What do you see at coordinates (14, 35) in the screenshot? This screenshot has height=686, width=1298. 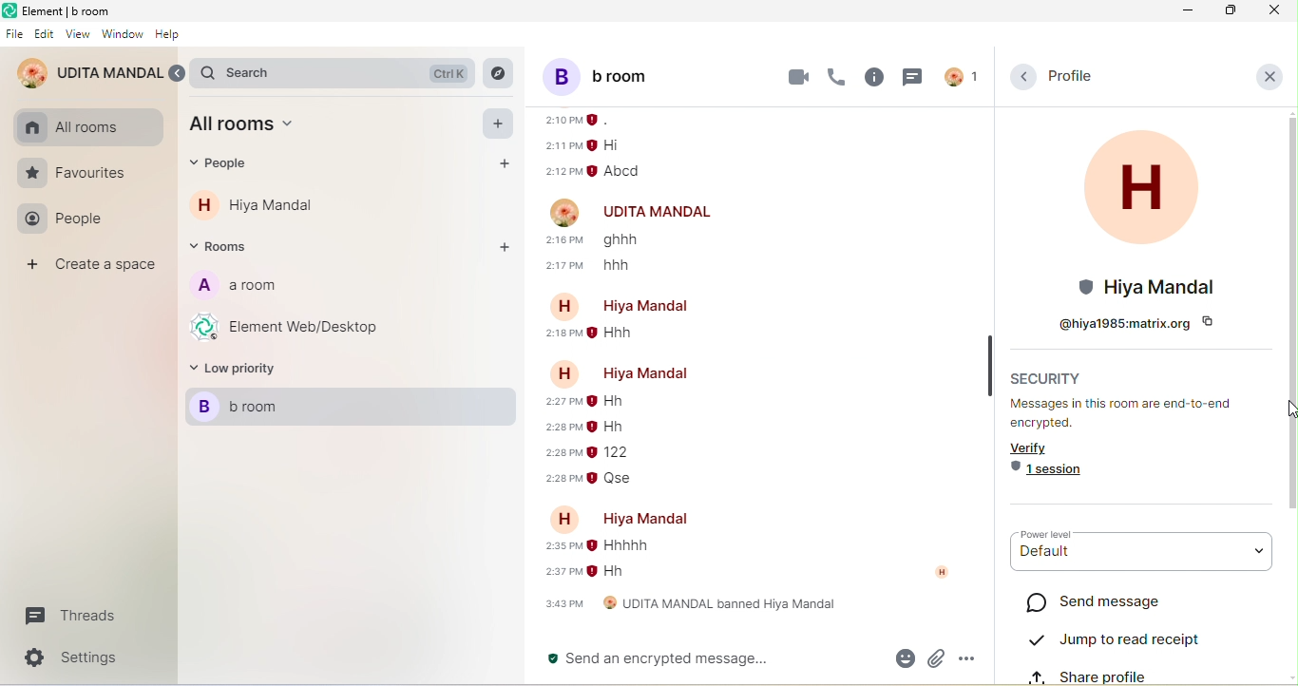 I see `file` at bounding box center [14, 35].